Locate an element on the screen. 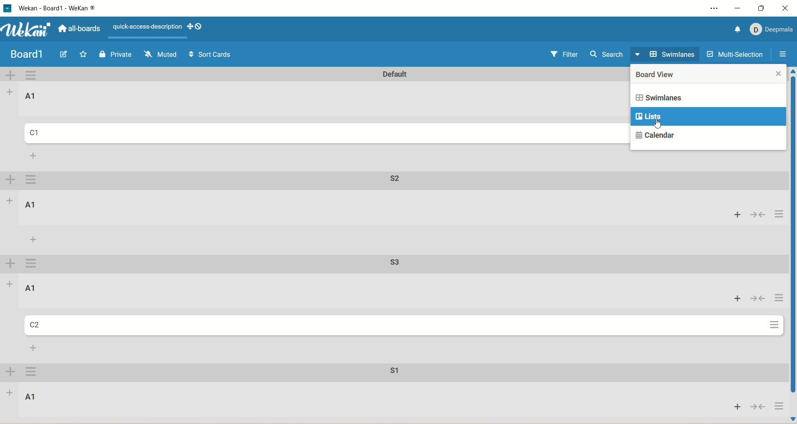 The image size is (797, 424). minimize is located at coordinates (739, 8).